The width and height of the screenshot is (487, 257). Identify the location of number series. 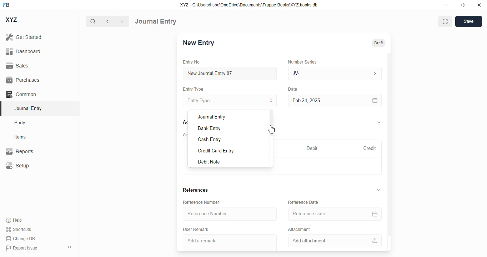
(303, 62).